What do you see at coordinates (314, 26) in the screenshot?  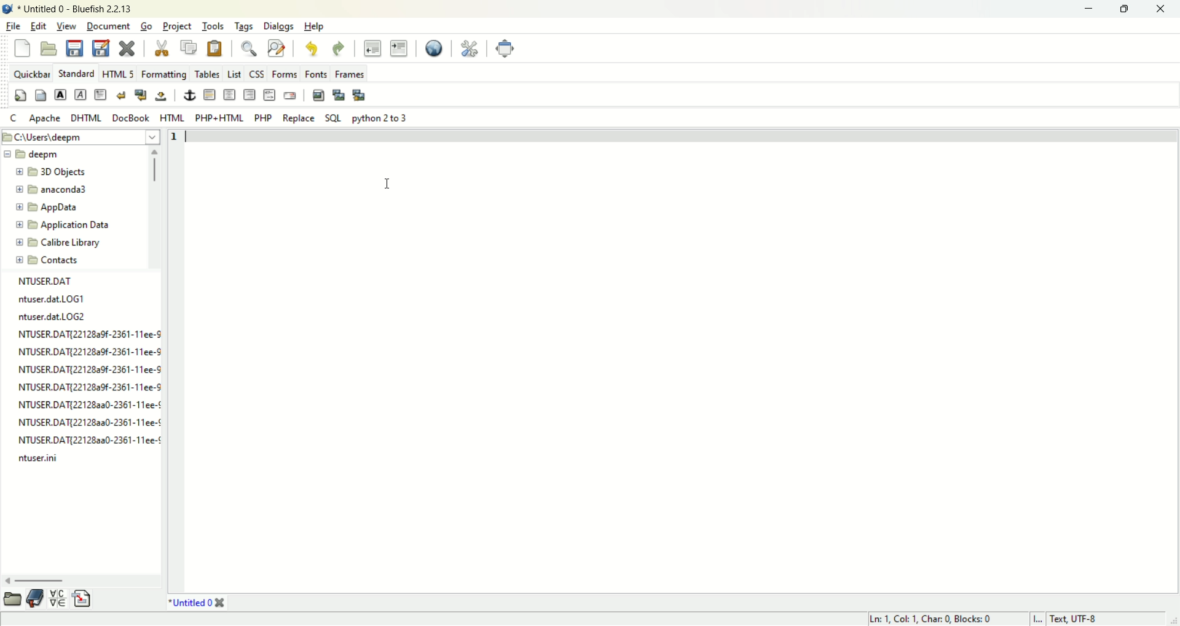 I see `help` at bounding box center [314, 26].